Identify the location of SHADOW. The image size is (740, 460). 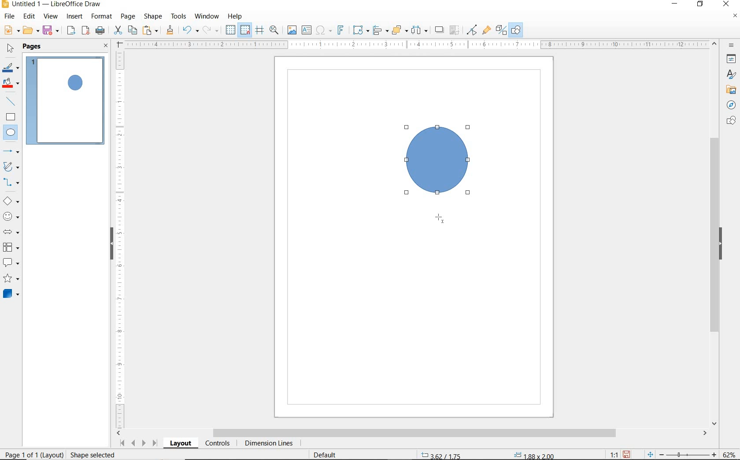
(440, 31).